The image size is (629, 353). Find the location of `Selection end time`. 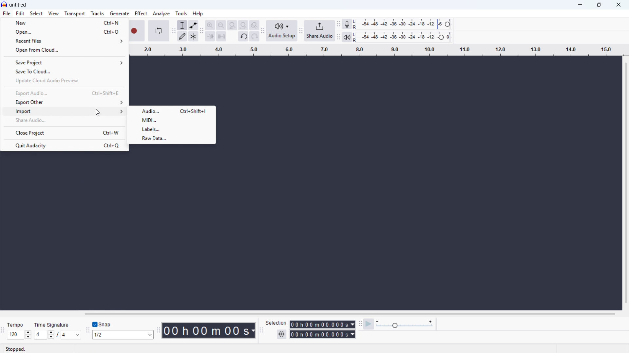

Selection end time is located at coordinates (322, 334).